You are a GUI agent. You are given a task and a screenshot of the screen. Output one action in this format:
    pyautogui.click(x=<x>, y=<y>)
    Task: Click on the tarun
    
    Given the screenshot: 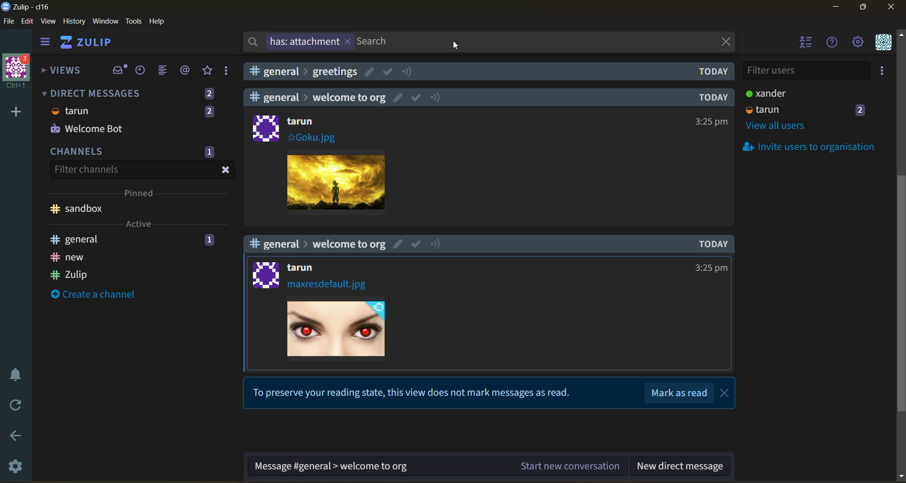 What is the action you would take?
    pyautogui.click(x=763, y=109)
    